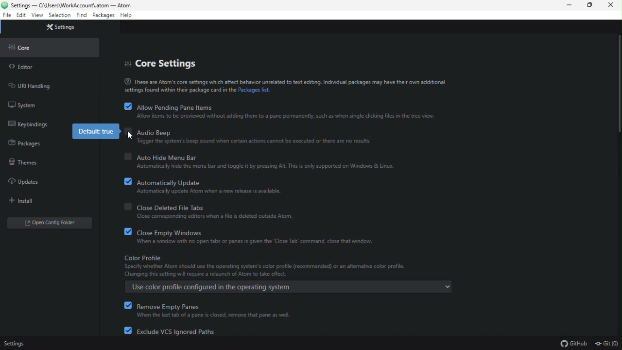 The height and width of the screenshot is (350, 622). Describe the element at coordinates (277, 86) in the screenshot. I see `These are Atom's core settings which affect behavior unrelated to text editing. Individual packages may have their own additional settings found within their package card in the Packages list.` at that location.